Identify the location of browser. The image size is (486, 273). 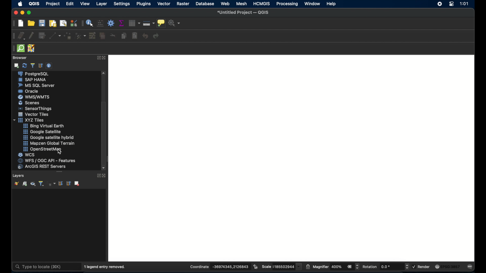
(19, 58).